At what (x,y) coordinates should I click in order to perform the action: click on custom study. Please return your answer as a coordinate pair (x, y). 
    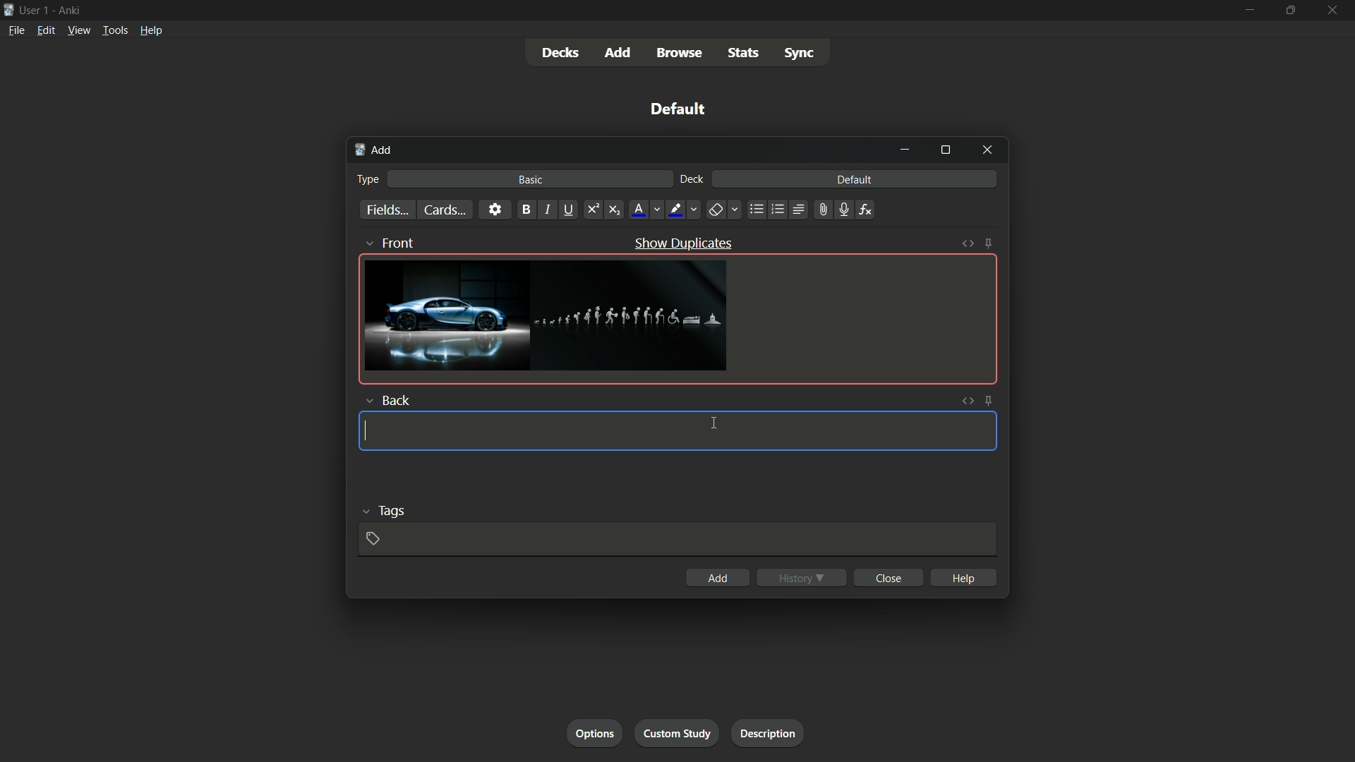
    Looking at the image, I should click on (679, 732).